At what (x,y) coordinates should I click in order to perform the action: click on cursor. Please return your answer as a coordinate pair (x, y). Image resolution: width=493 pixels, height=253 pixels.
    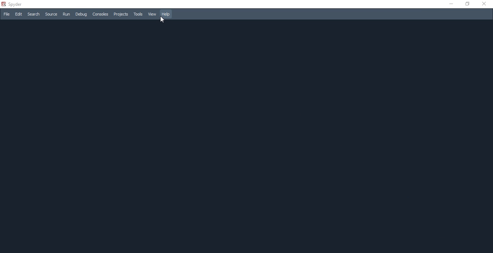
    Looking at the image, I should click on (163, 20).